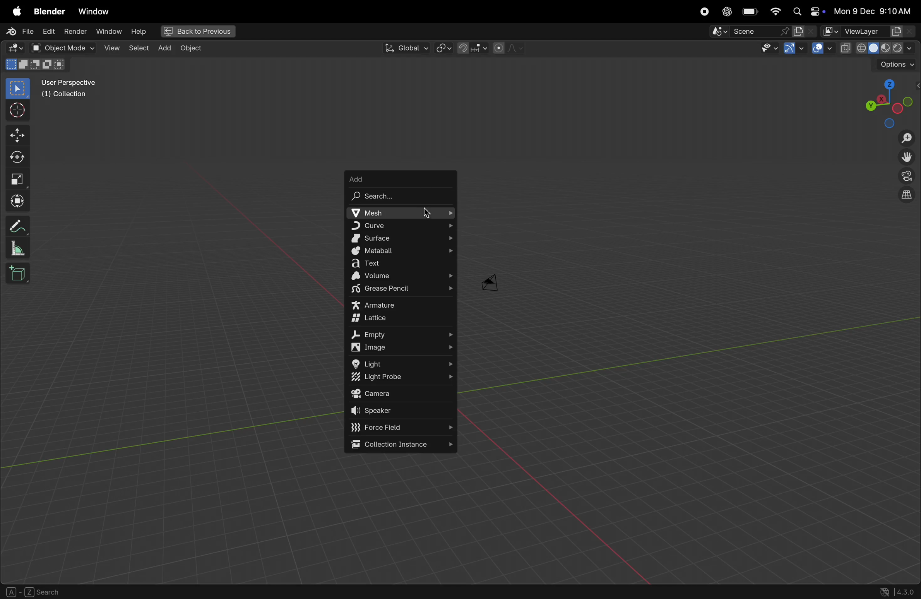 This screenshot has width=921, height=599. What do you see at coordinates (750, 31) in the screenshot?
I see `scene` at bounding box center [750, 31].